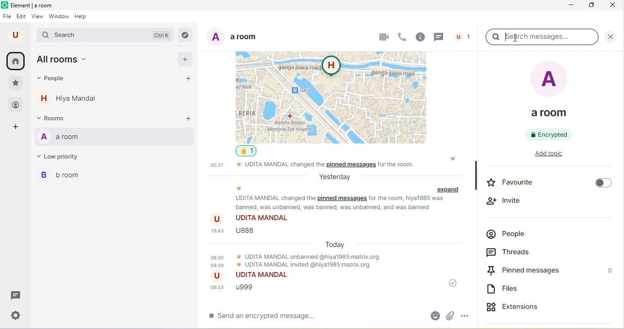  I want to click on files, so click(506, 290).